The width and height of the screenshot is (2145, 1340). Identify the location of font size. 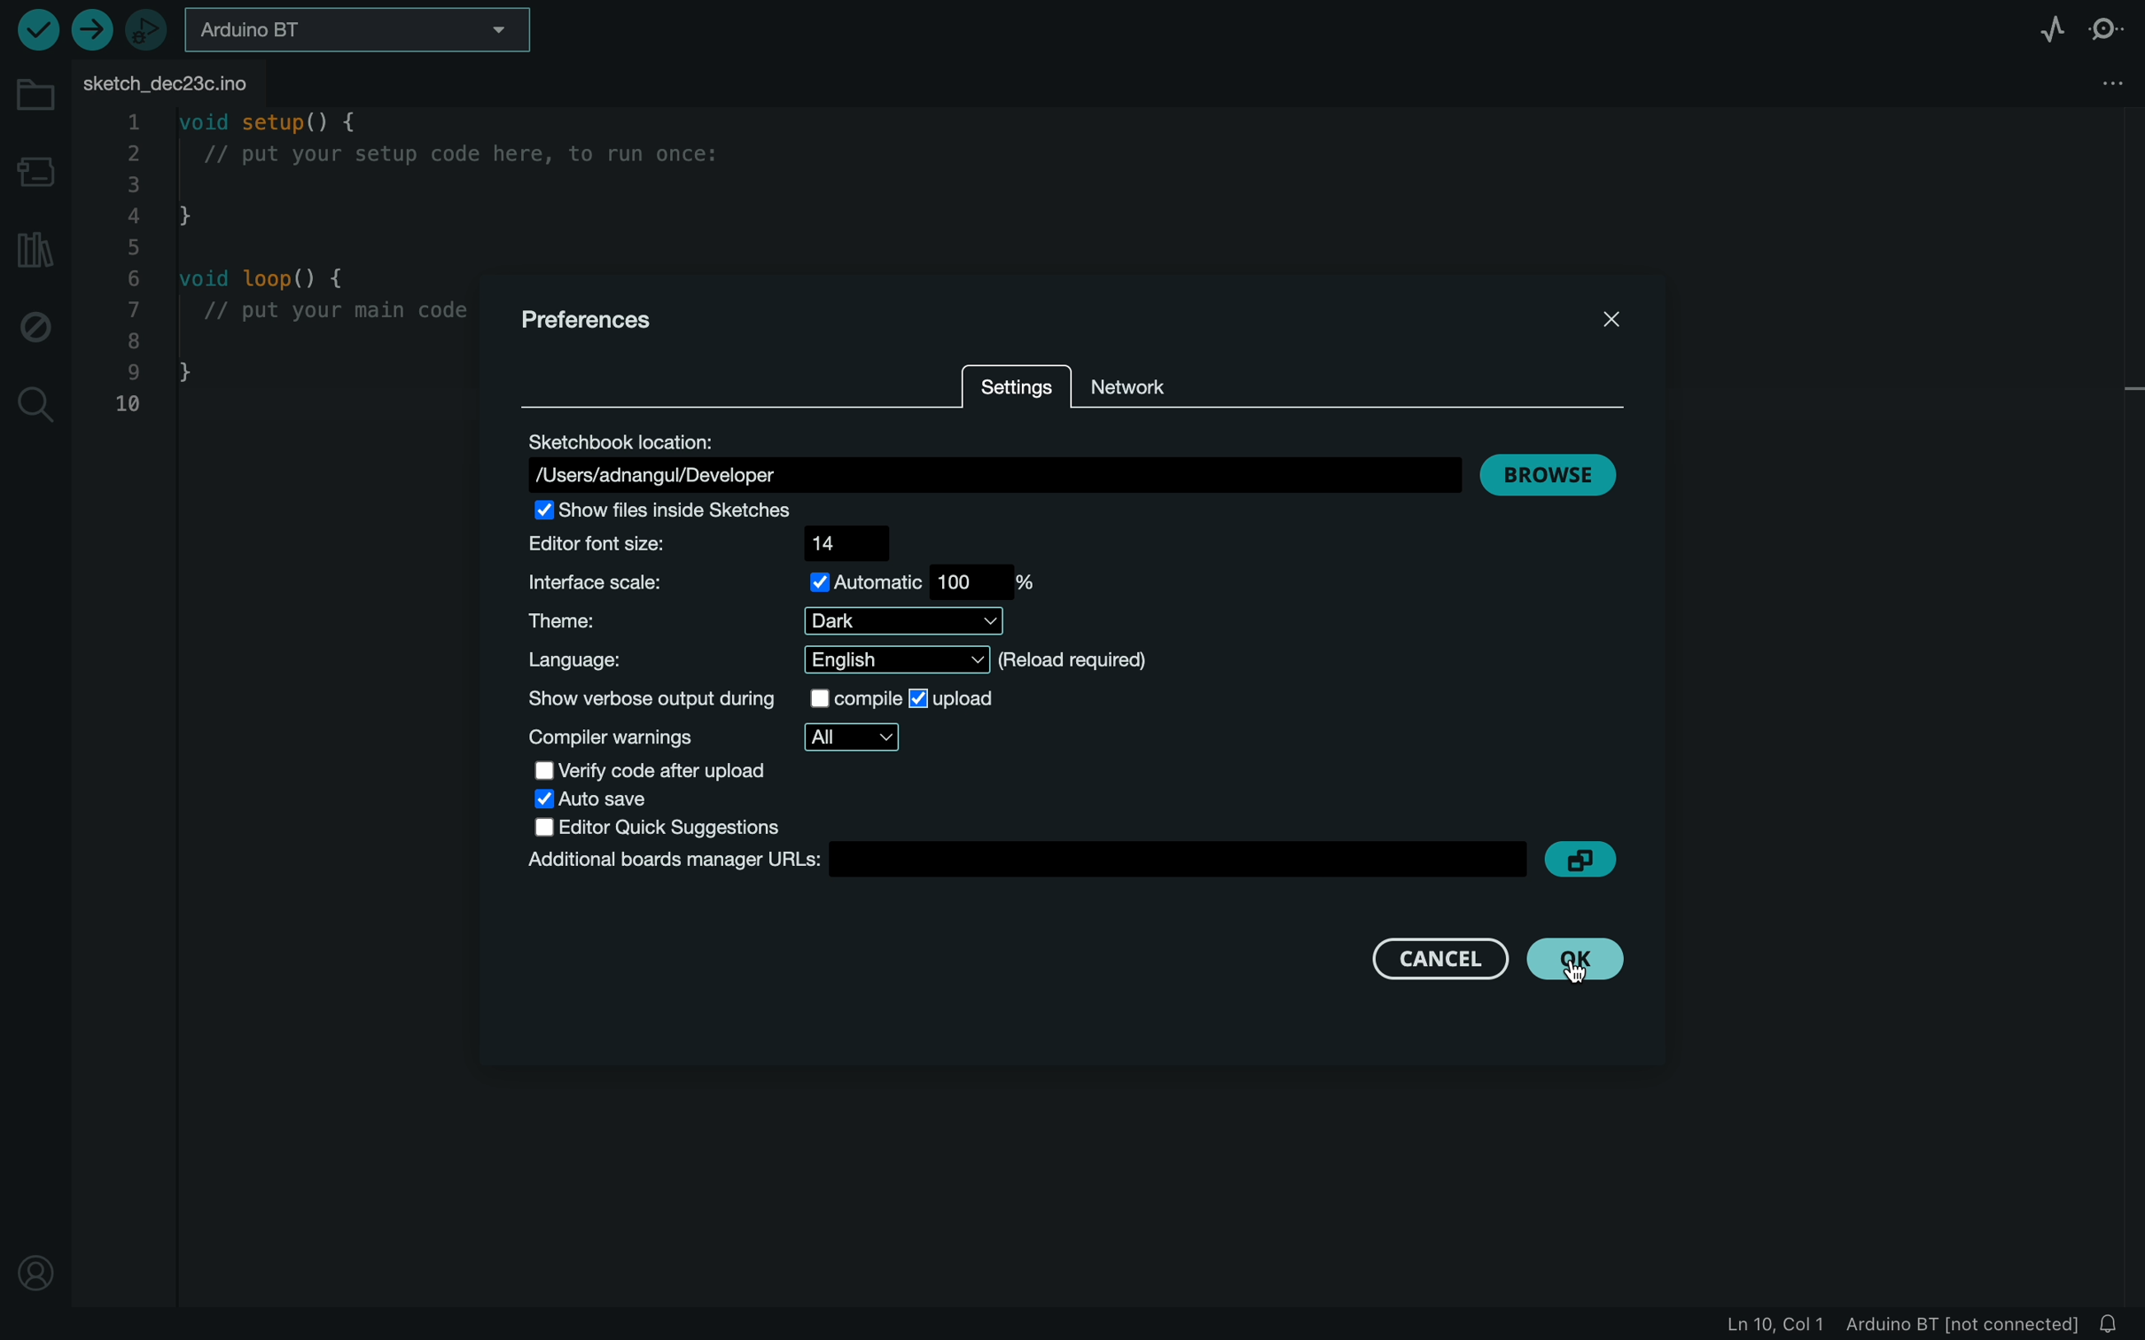
(719, 542).